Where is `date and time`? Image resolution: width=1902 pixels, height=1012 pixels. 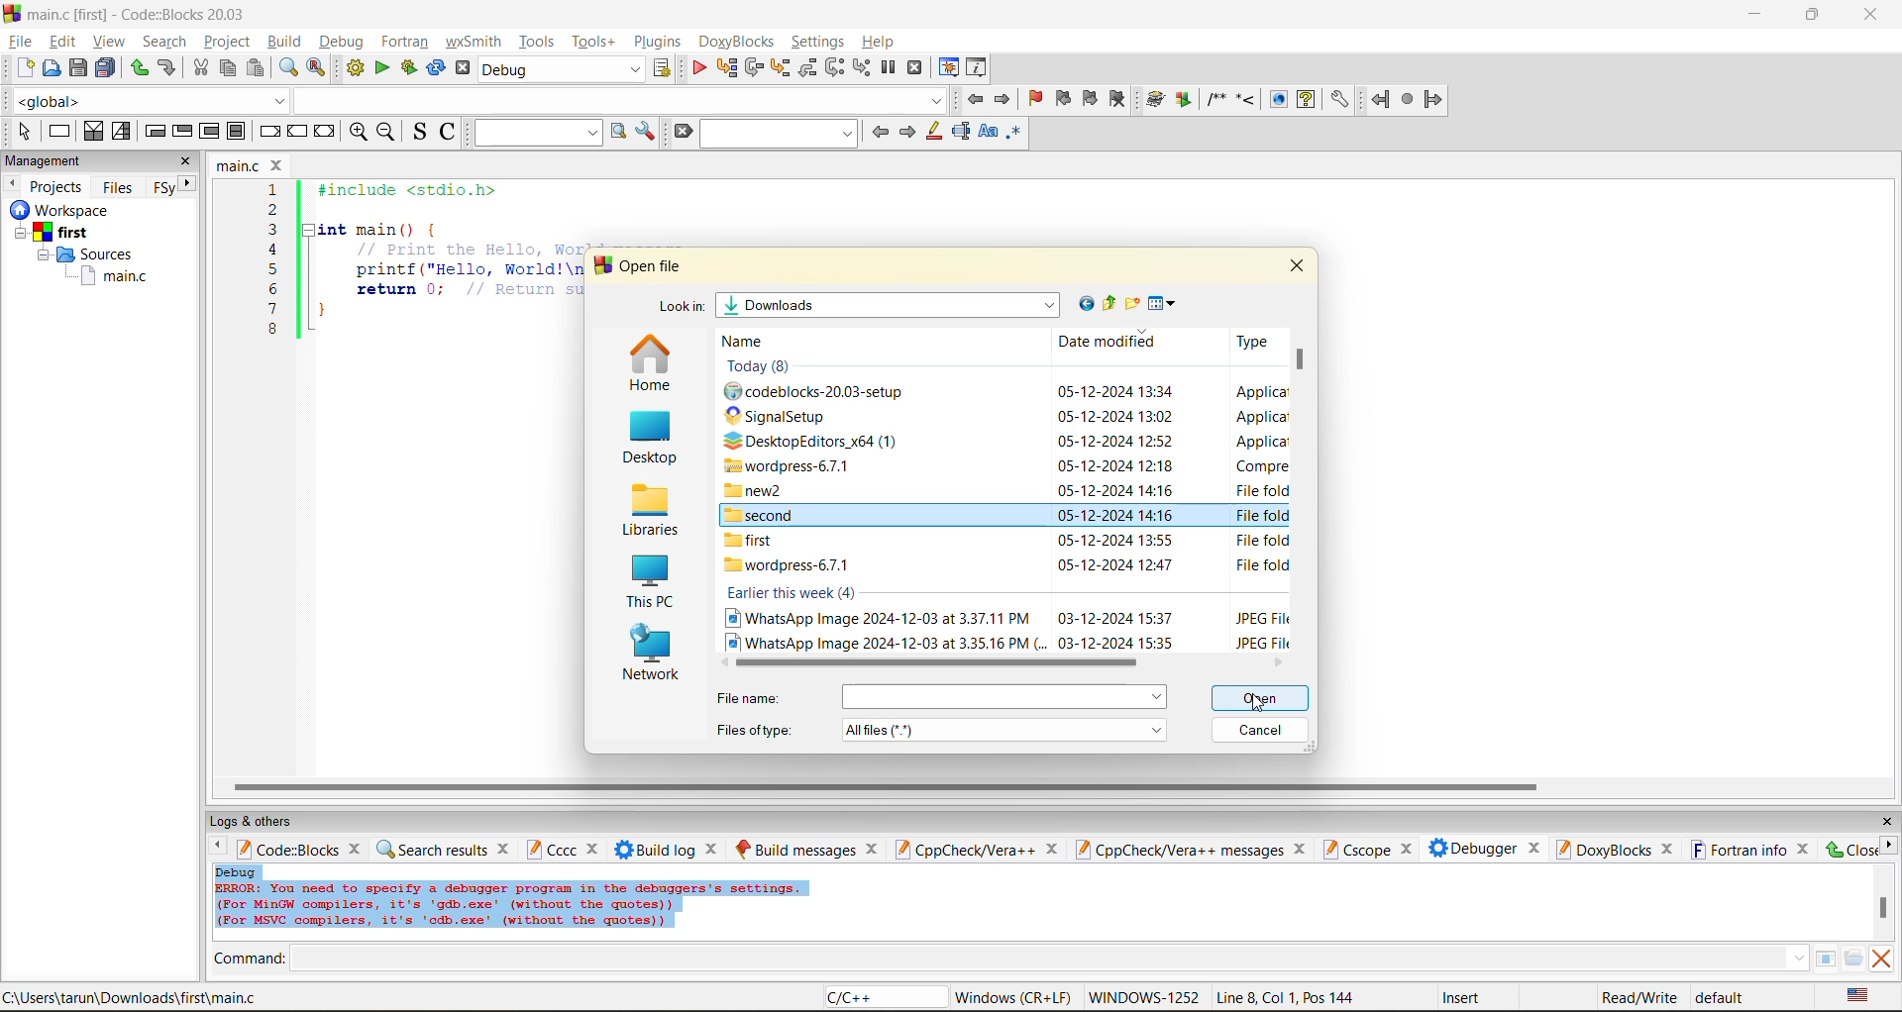 date and time is located at coordinates (1114, 541).